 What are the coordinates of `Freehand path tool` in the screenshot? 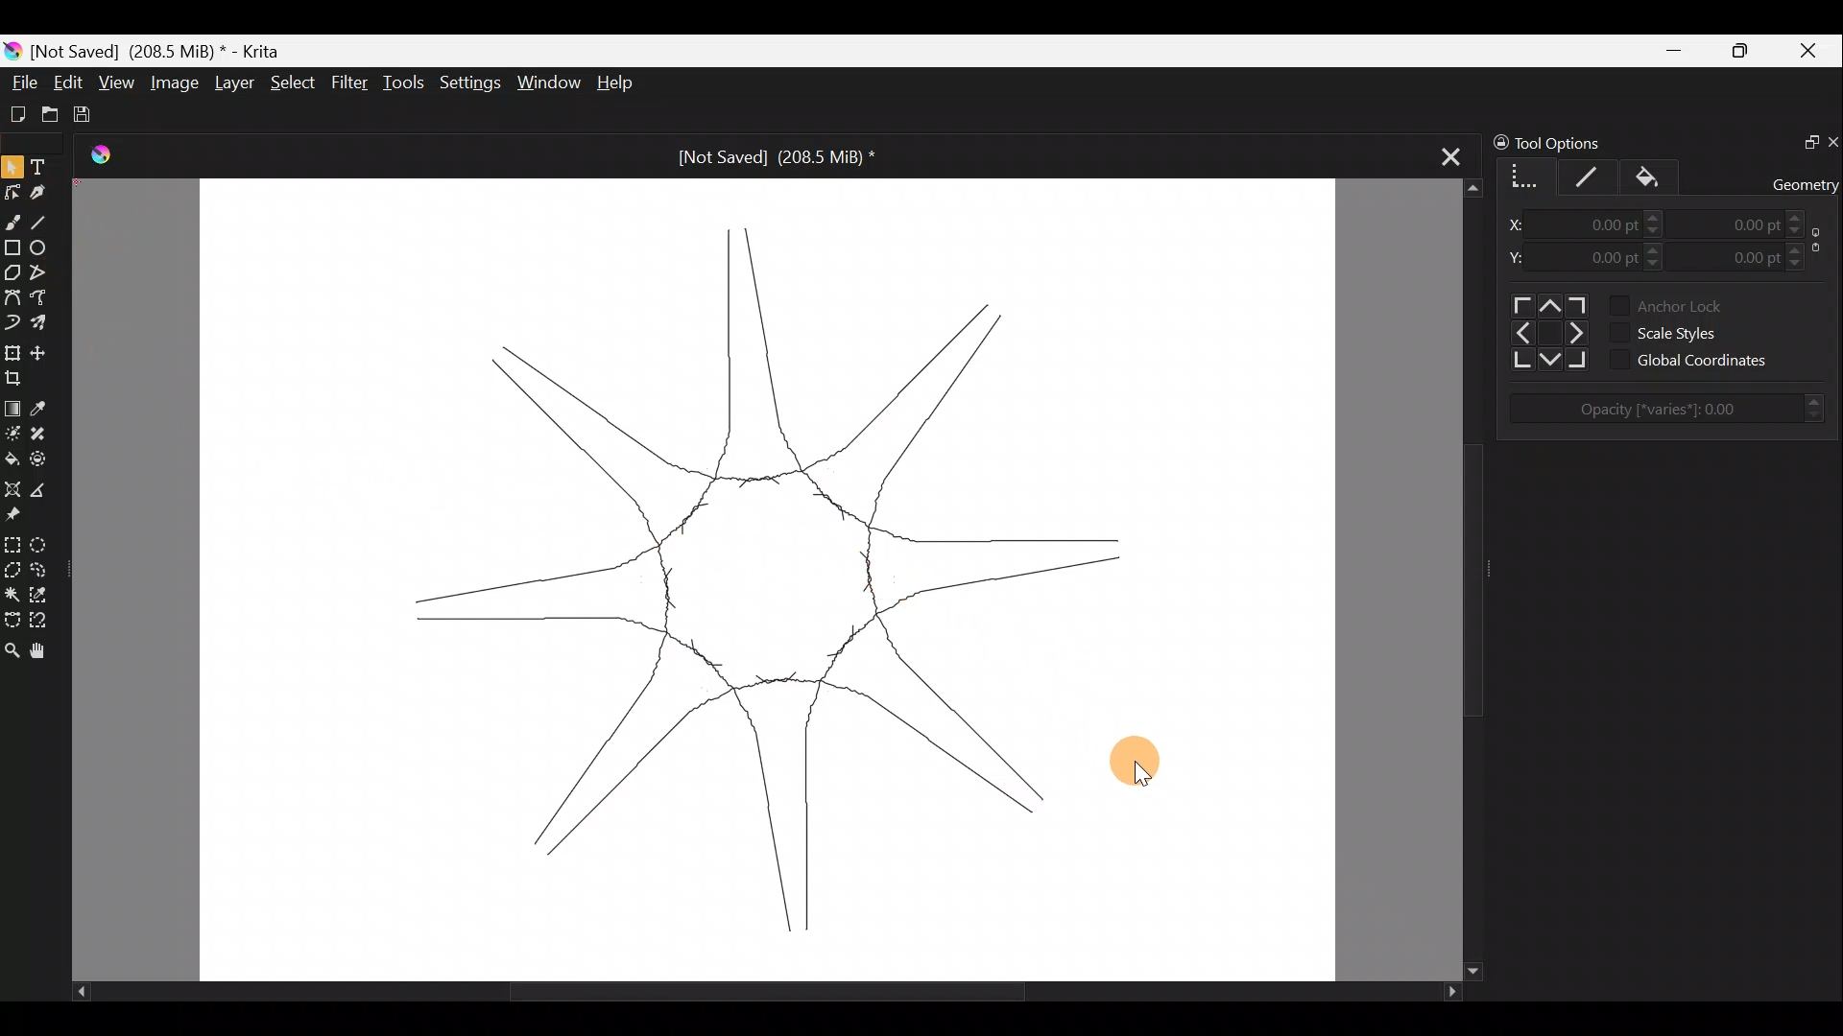 It's located at (42, 301).